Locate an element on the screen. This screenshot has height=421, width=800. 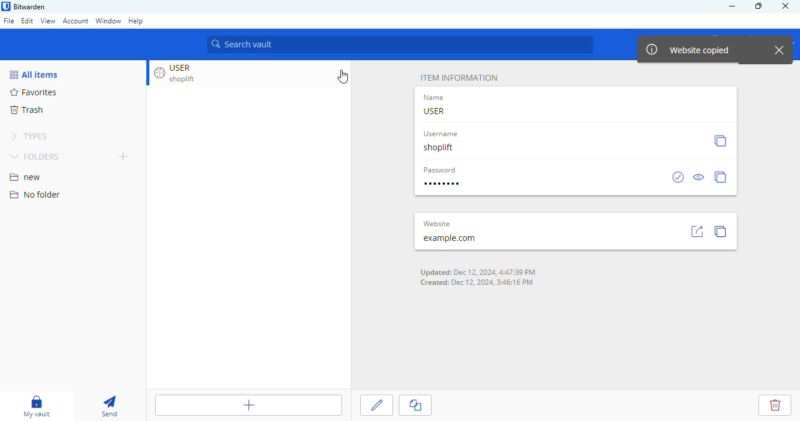
item information is located at coordinates (459, 78).